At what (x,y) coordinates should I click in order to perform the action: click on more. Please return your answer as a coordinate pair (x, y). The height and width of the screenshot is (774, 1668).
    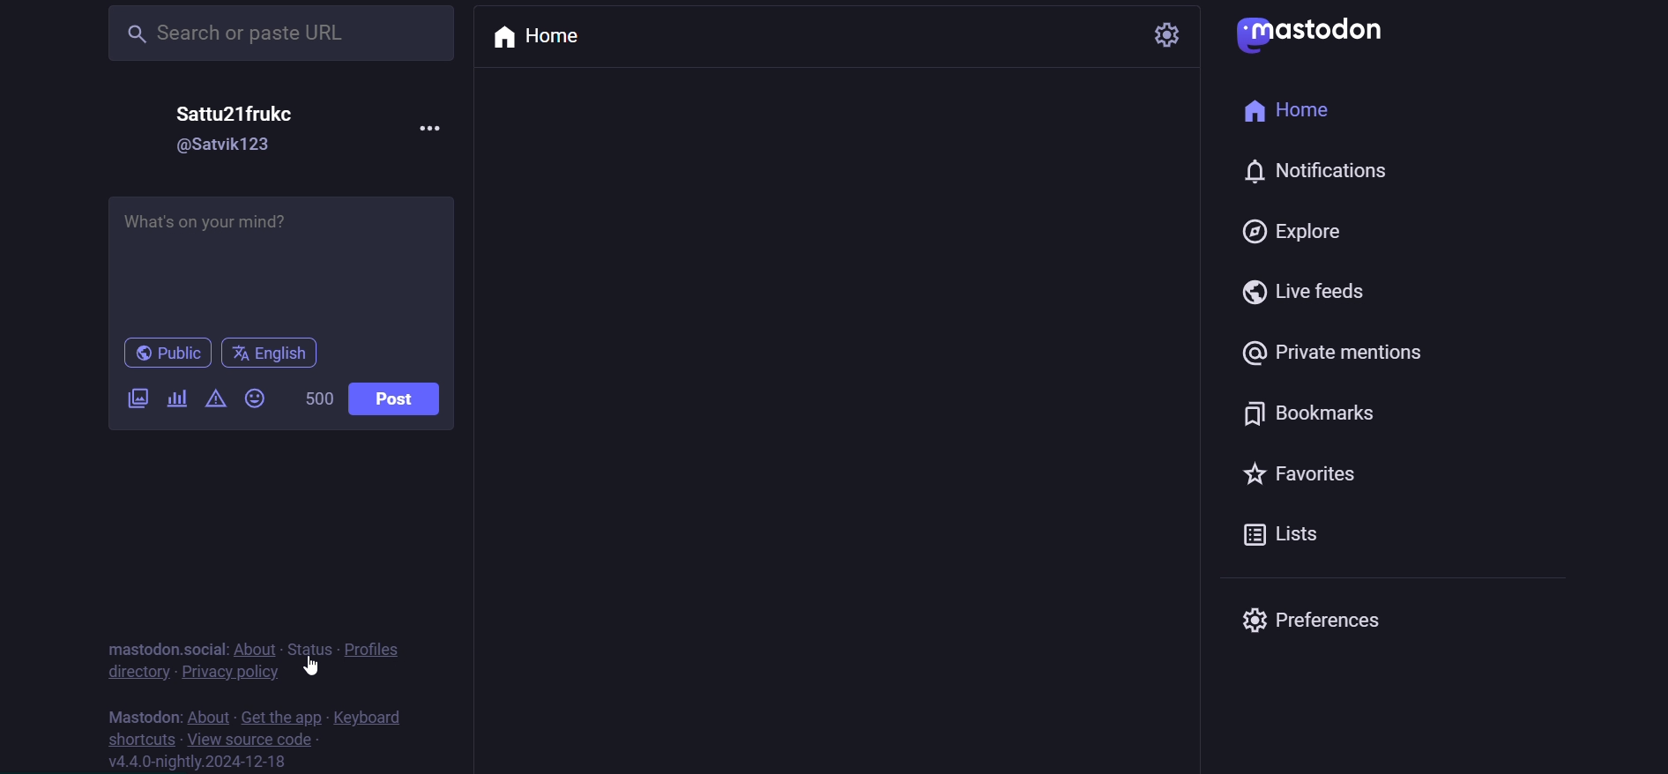
    Looking at the image, I should click on (430, 131).